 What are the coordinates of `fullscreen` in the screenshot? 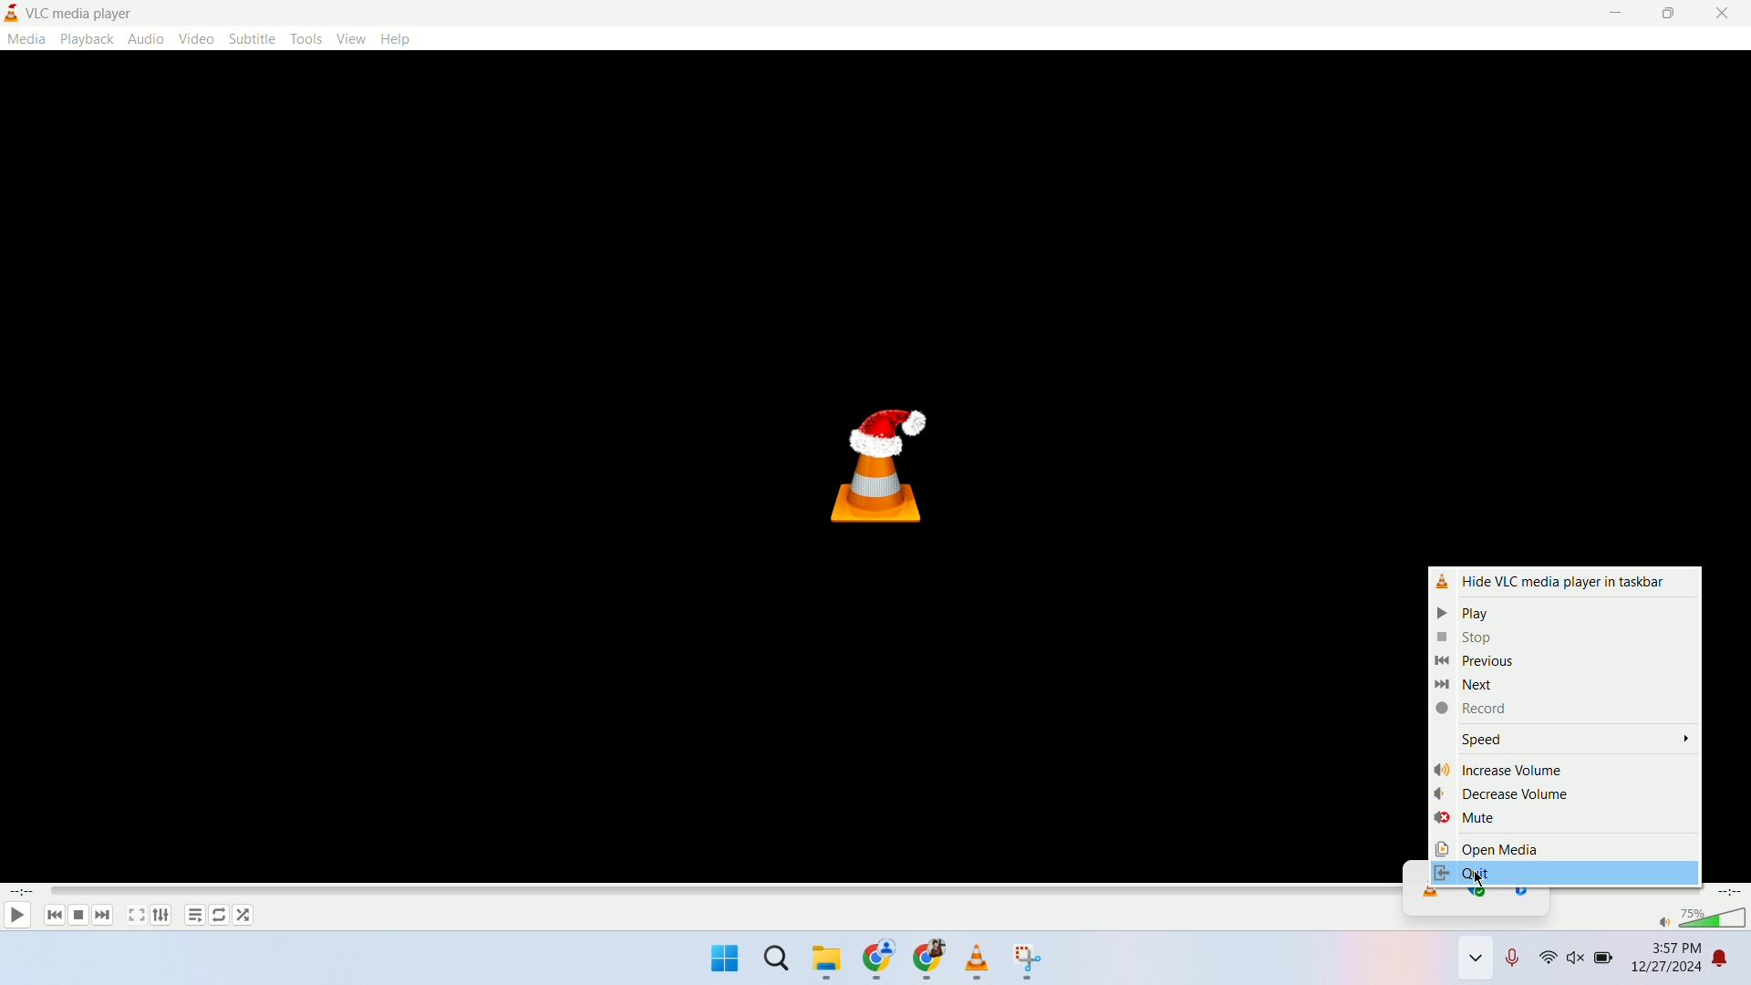 It's located at (135, 916).